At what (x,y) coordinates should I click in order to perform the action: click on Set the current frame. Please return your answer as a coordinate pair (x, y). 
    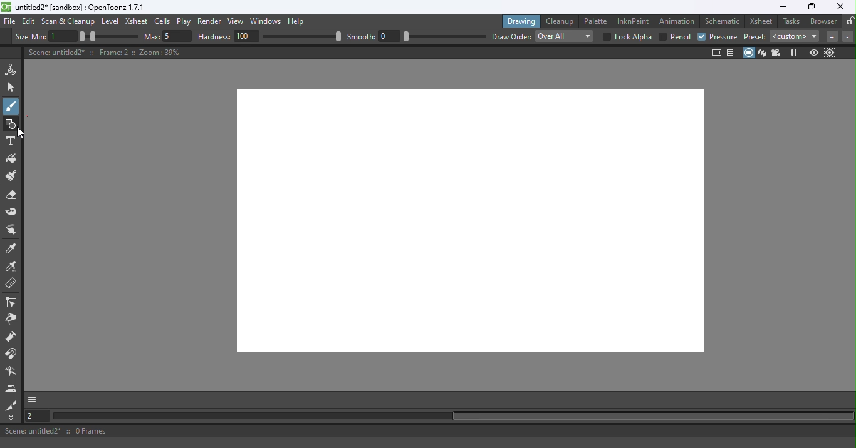
    Looking at the image, I should click on (36, 415).